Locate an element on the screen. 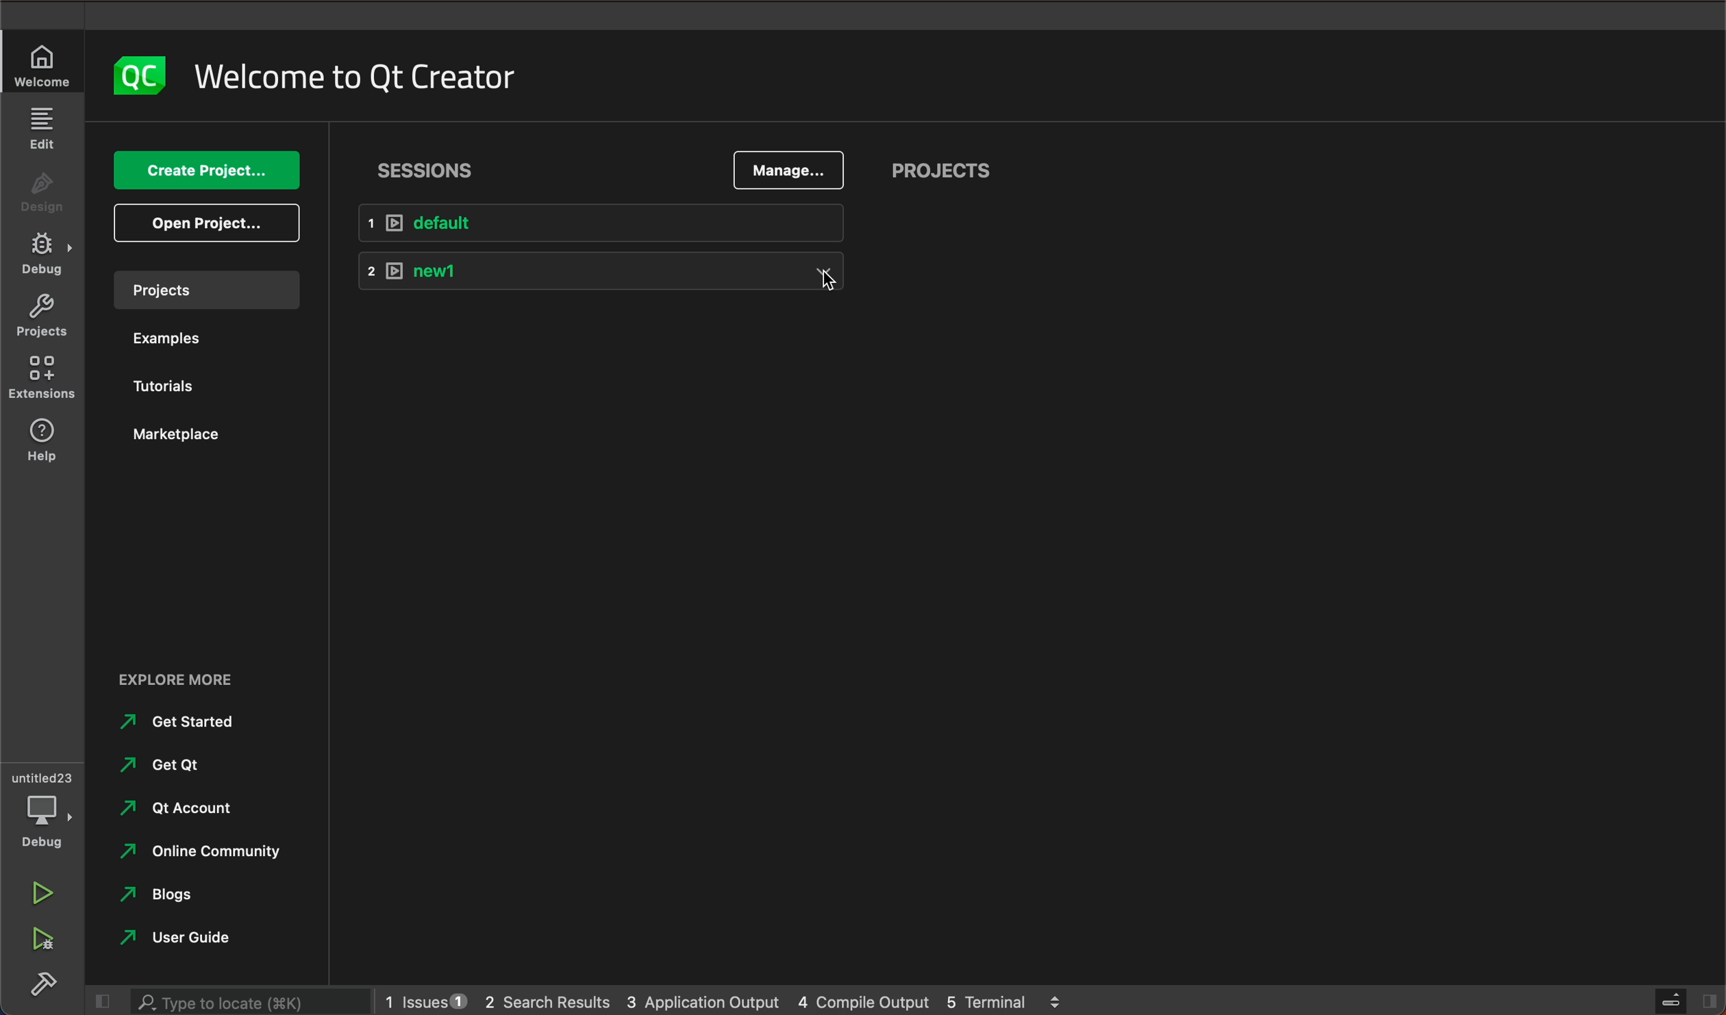 The width and height of the screenshot is (1726, 1015). help is located at coordinates (37, 439).